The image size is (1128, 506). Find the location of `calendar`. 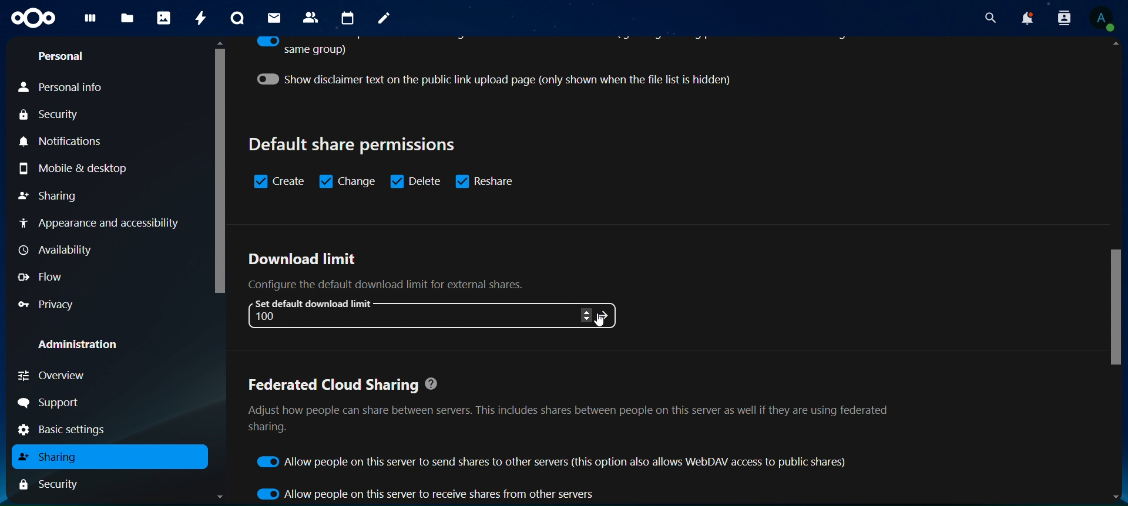

calendar is located at coordinates (348, 18).